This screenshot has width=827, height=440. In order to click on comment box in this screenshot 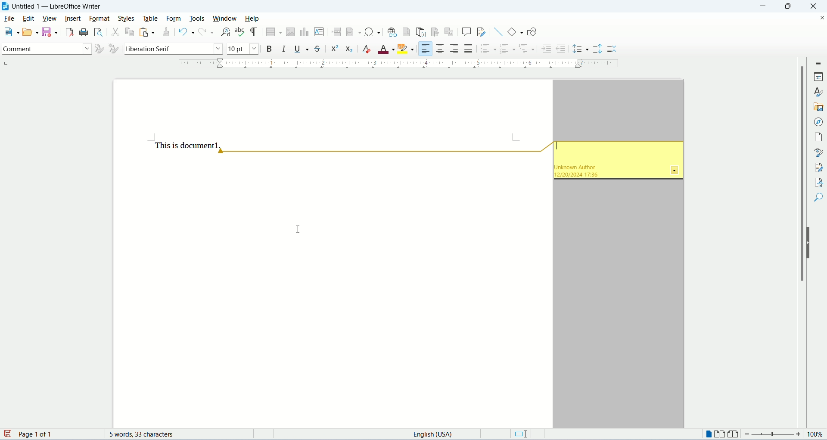, I will do `click(617, 162)`.